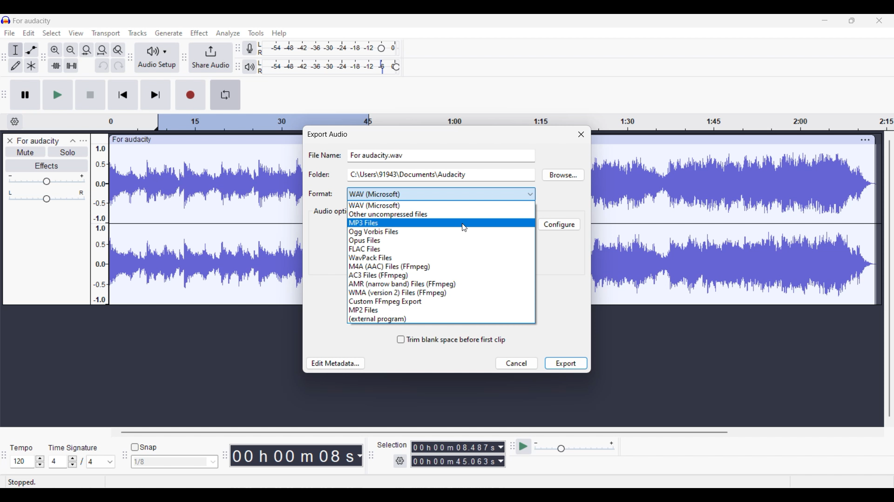 The height and width of the screenshot is (502, 894). What do you see at coordinates (40, 462) in the screenshot?
I see `Increase/Decrease tempo` at bounding box center [40, 462].